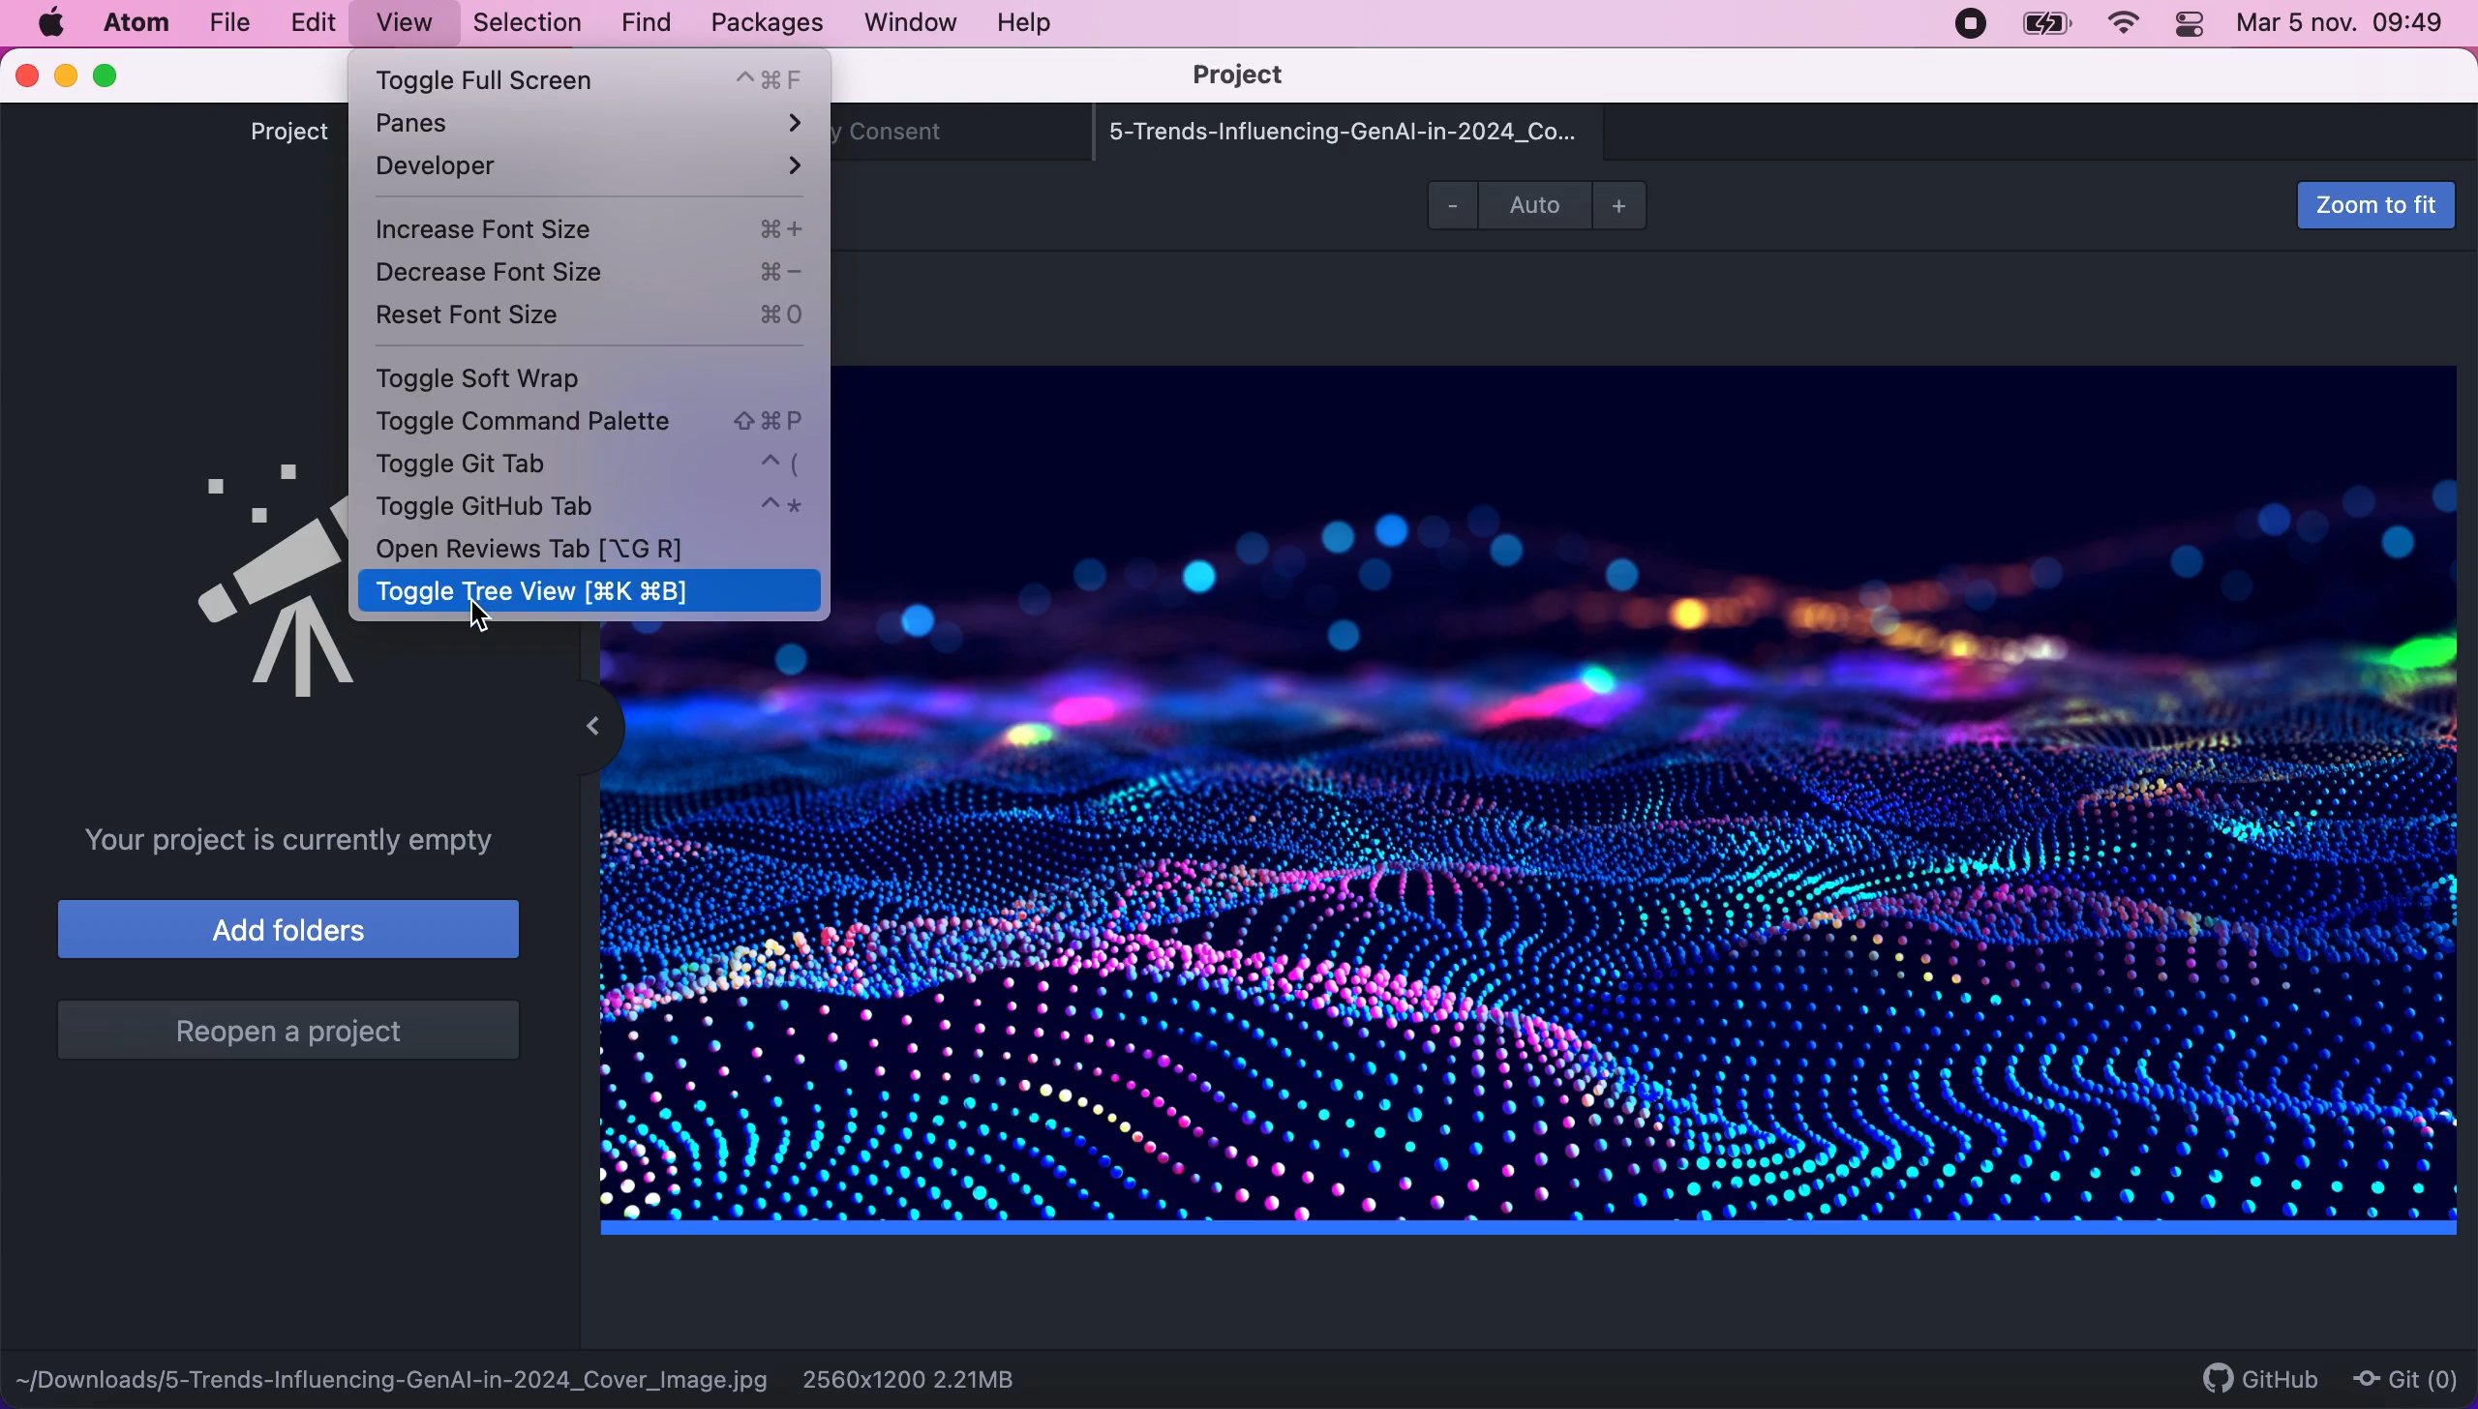  Describe the element at coordinates (591, 592) in the screenshot. I see `toggle tree view` at that location.